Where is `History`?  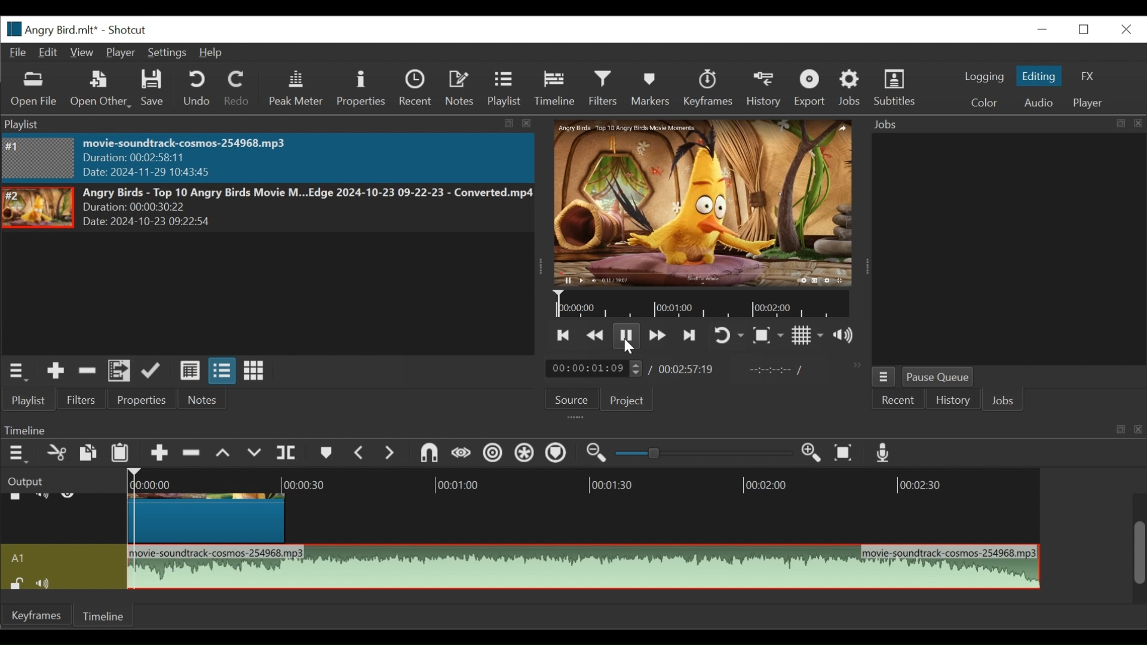 History is located at coordinates (763, 89).